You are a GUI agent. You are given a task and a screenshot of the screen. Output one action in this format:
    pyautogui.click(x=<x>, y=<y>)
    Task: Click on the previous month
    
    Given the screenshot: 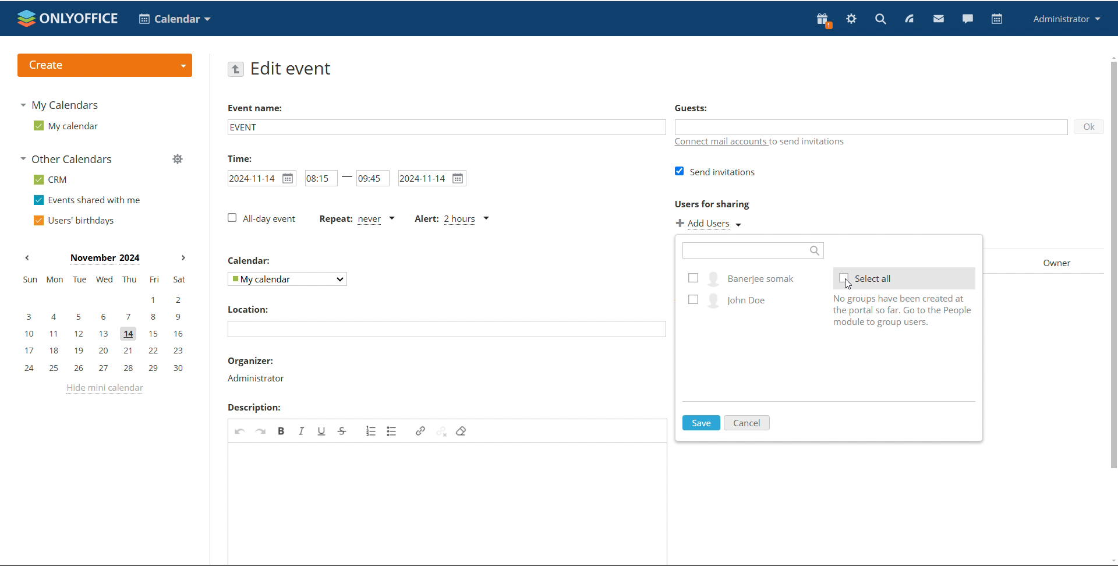 What is the action you would take?
    pyautogui.click(x=27, y=258)
    